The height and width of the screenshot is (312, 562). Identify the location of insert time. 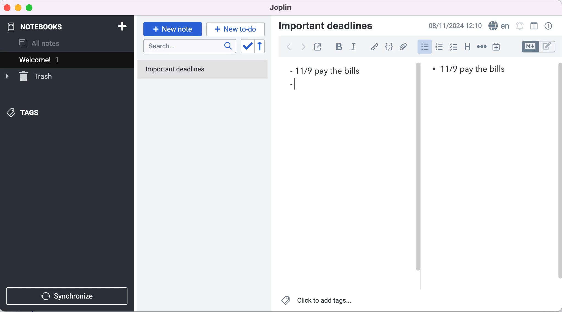
(499, 47).